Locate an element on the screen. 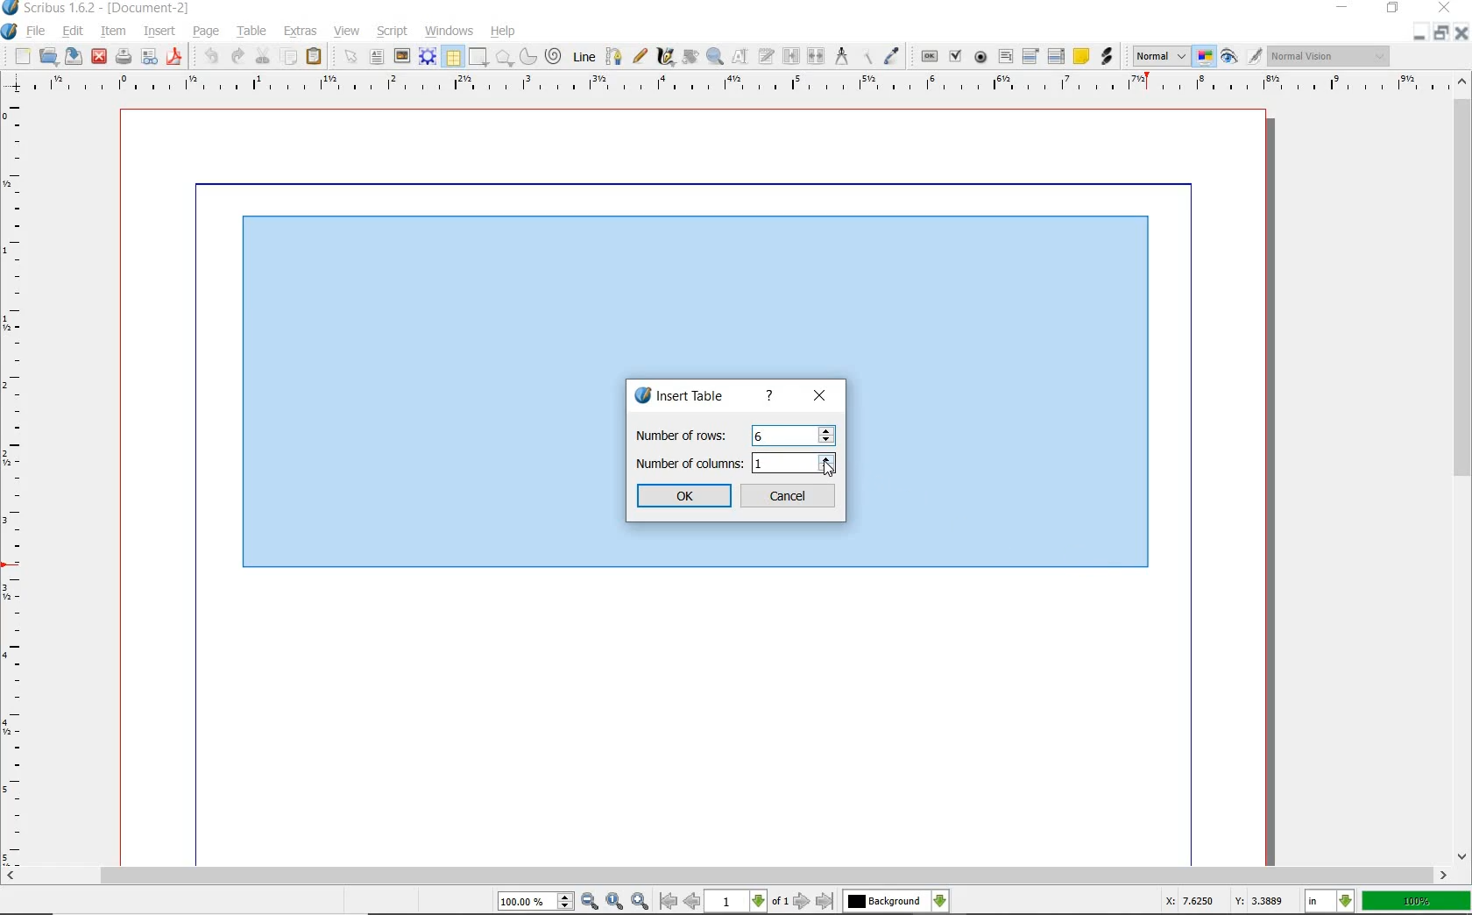 This screenshot has width=1472, height=915. table is located at coordinates (254, 32).